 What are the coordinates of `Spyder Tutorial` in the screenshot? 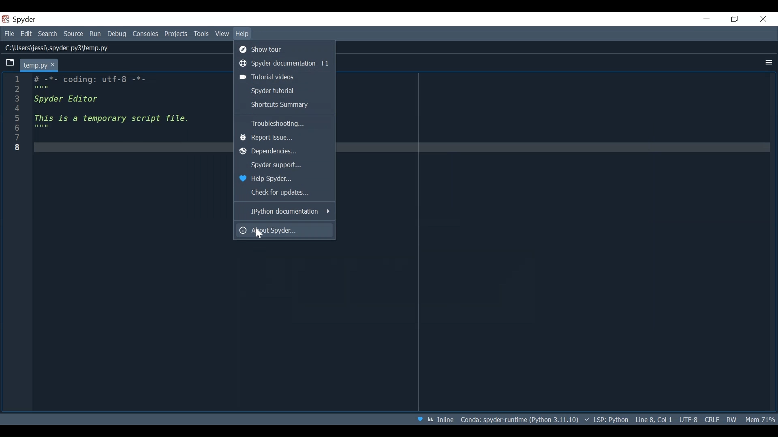 It's located at (285, 90).